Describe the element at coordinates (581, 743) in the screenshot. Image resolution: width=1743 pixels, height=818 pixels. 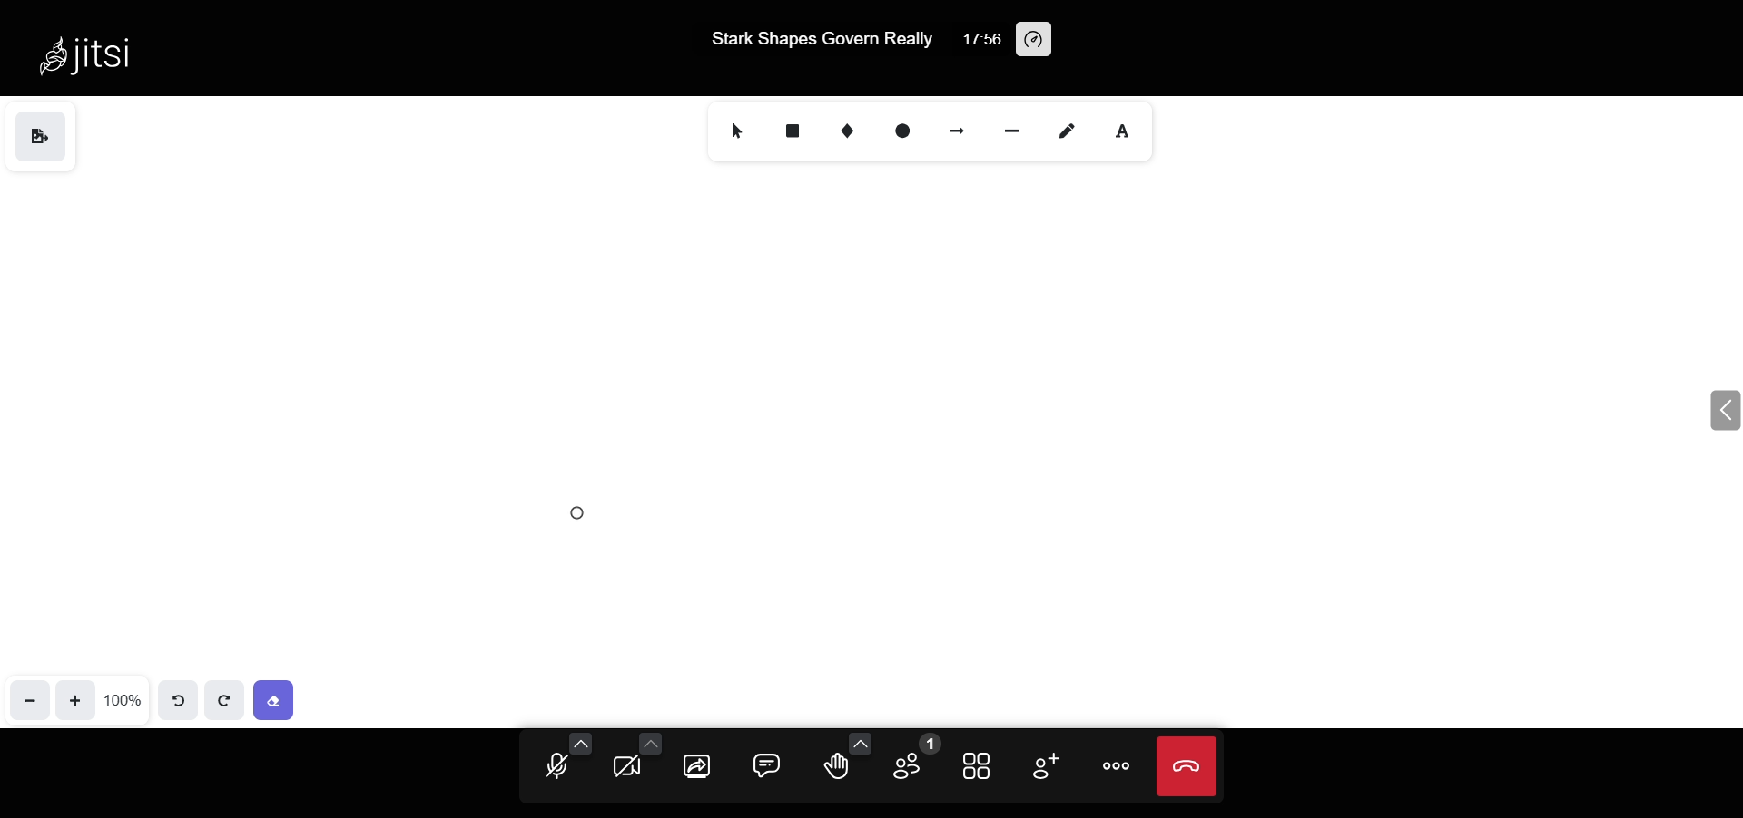
I see `more audio option` at that location.